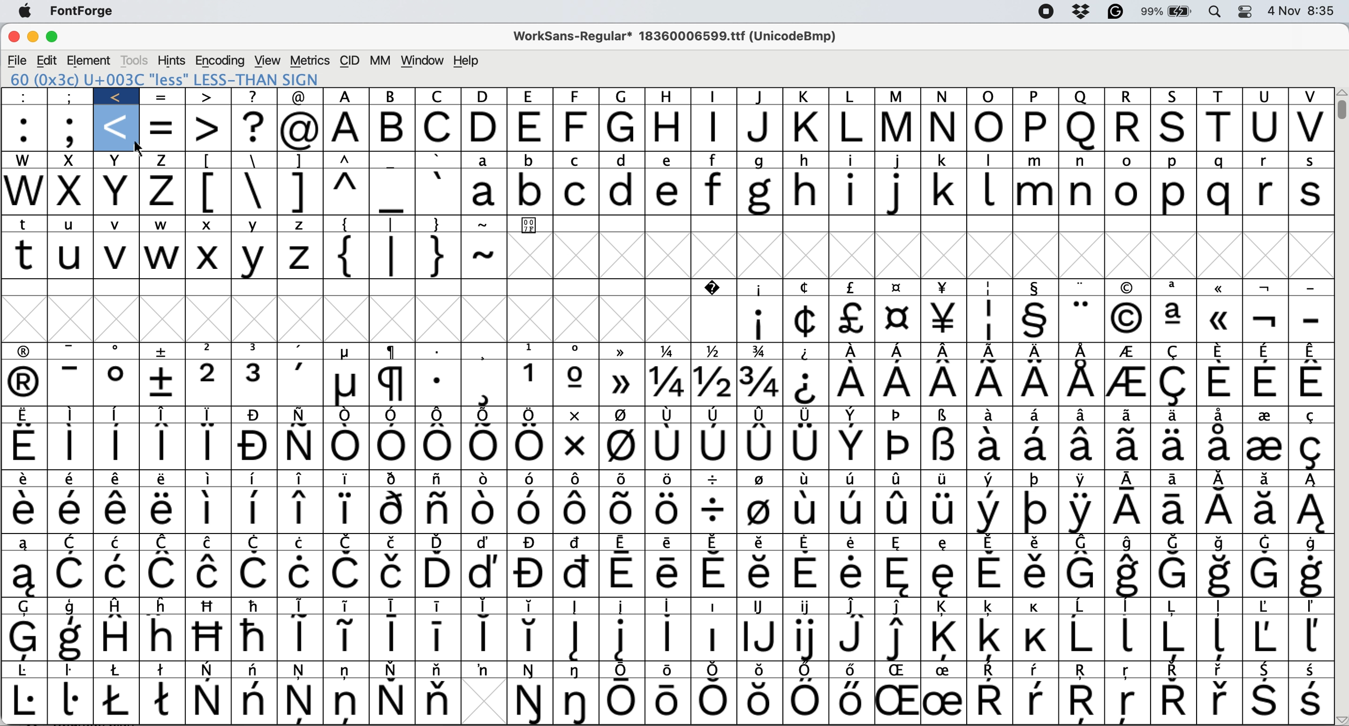 The image size is (1349, 726). Describe the element at coordinates (301, 224) in the screenshot. I see `Z` at that location.